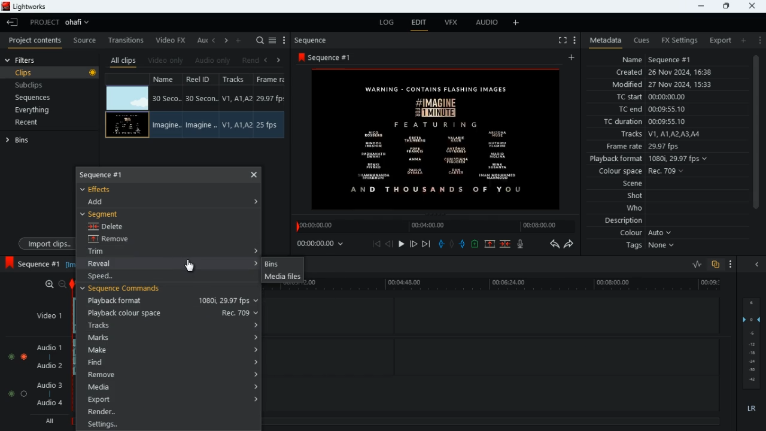 Image resolution: width=766 pixels, height=431 pixels. What do you see at coordinates (169, 413) in the screenshot?
I see `render` at bounding box center [169, 413].